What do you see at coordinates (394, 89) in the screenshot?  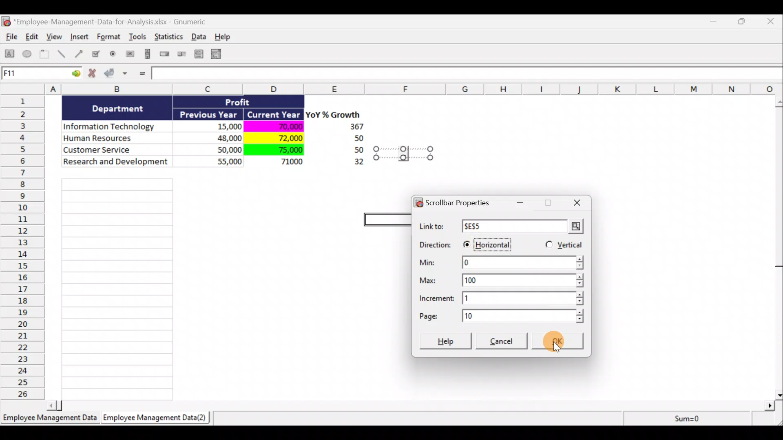 I see `Columns` at bounding box center [394, 89].